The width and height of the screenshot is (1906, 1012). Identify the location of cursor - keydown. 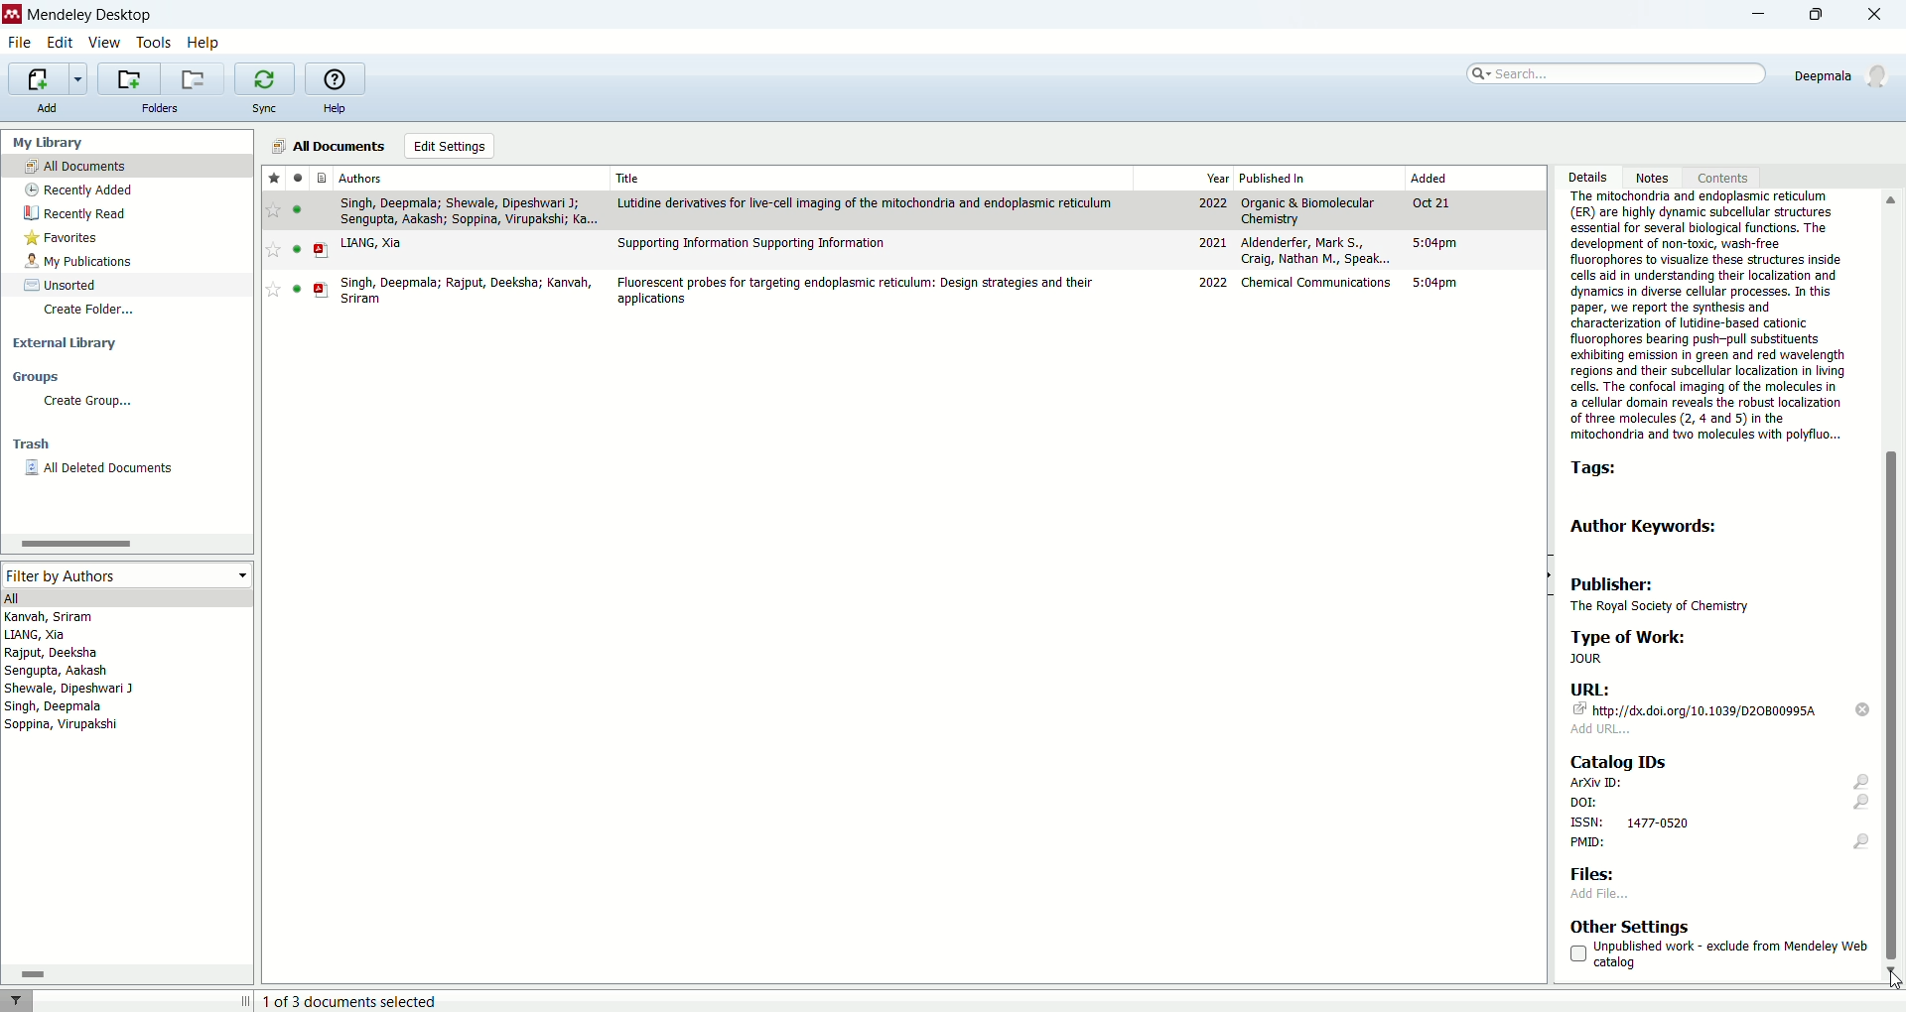
(1892, 982).